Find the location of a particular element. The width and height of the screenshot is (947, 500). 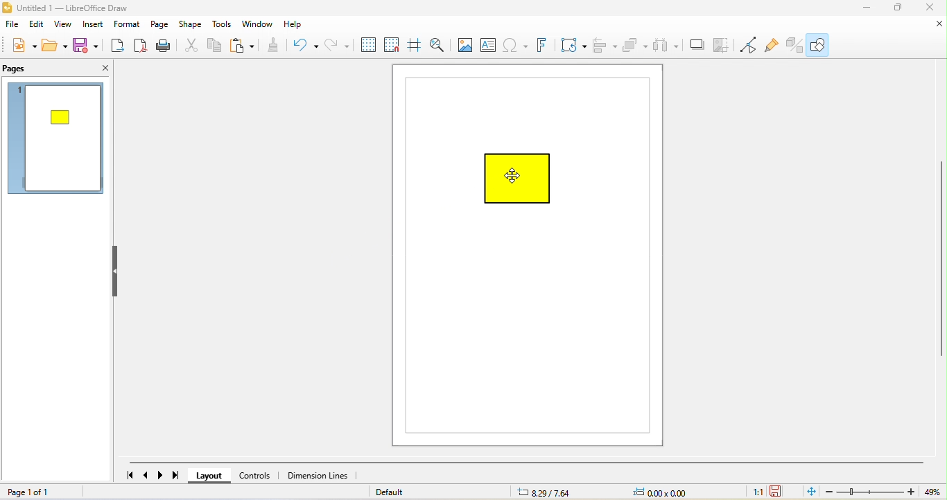

shadow is located at coordinates (697, 44).